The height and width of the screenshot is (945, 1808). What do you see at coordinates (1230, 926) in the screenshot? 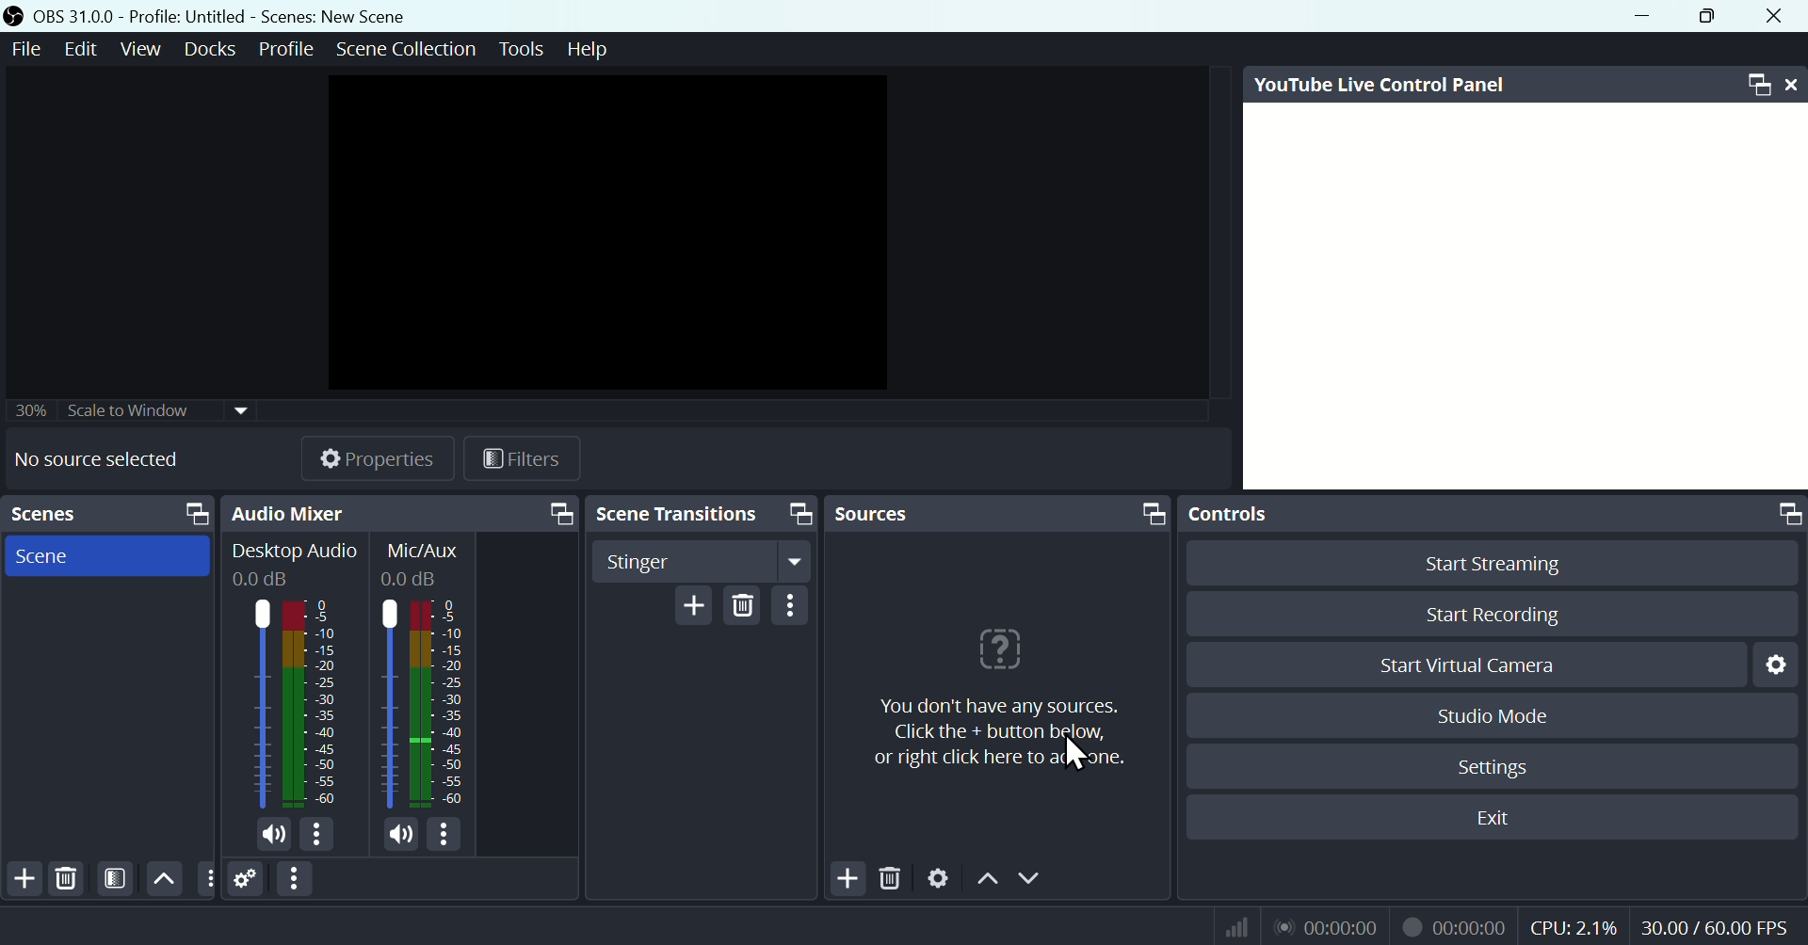
I see `Signal` at bounding box center [1230, 926].